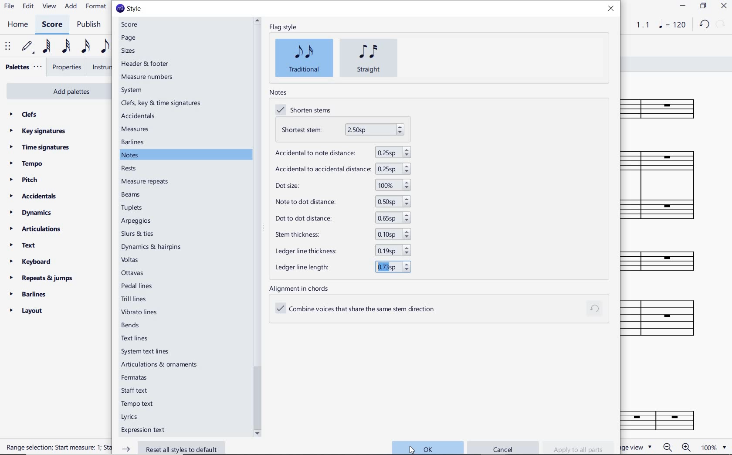 This screenshot has height=455, width=732. Describe the element at coordinates (578, 447) in the screenshot. I see `apply to all parts` at that location.